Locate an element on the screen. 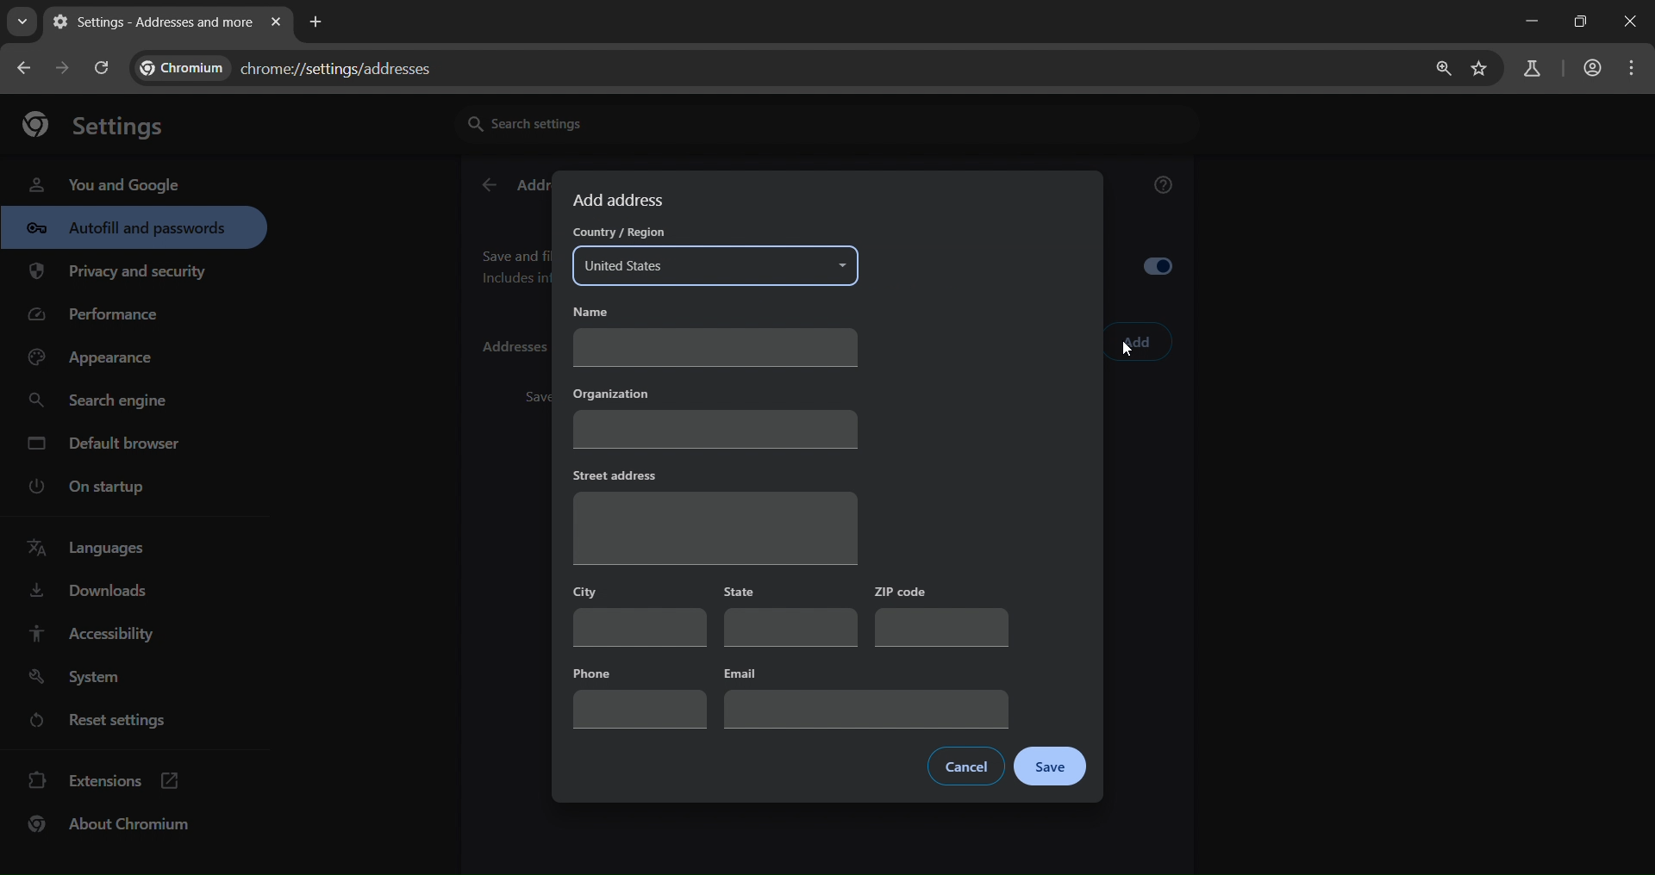 The height and width of the screenshot is (875, 1655). organization is located at coordinates (715, 415).